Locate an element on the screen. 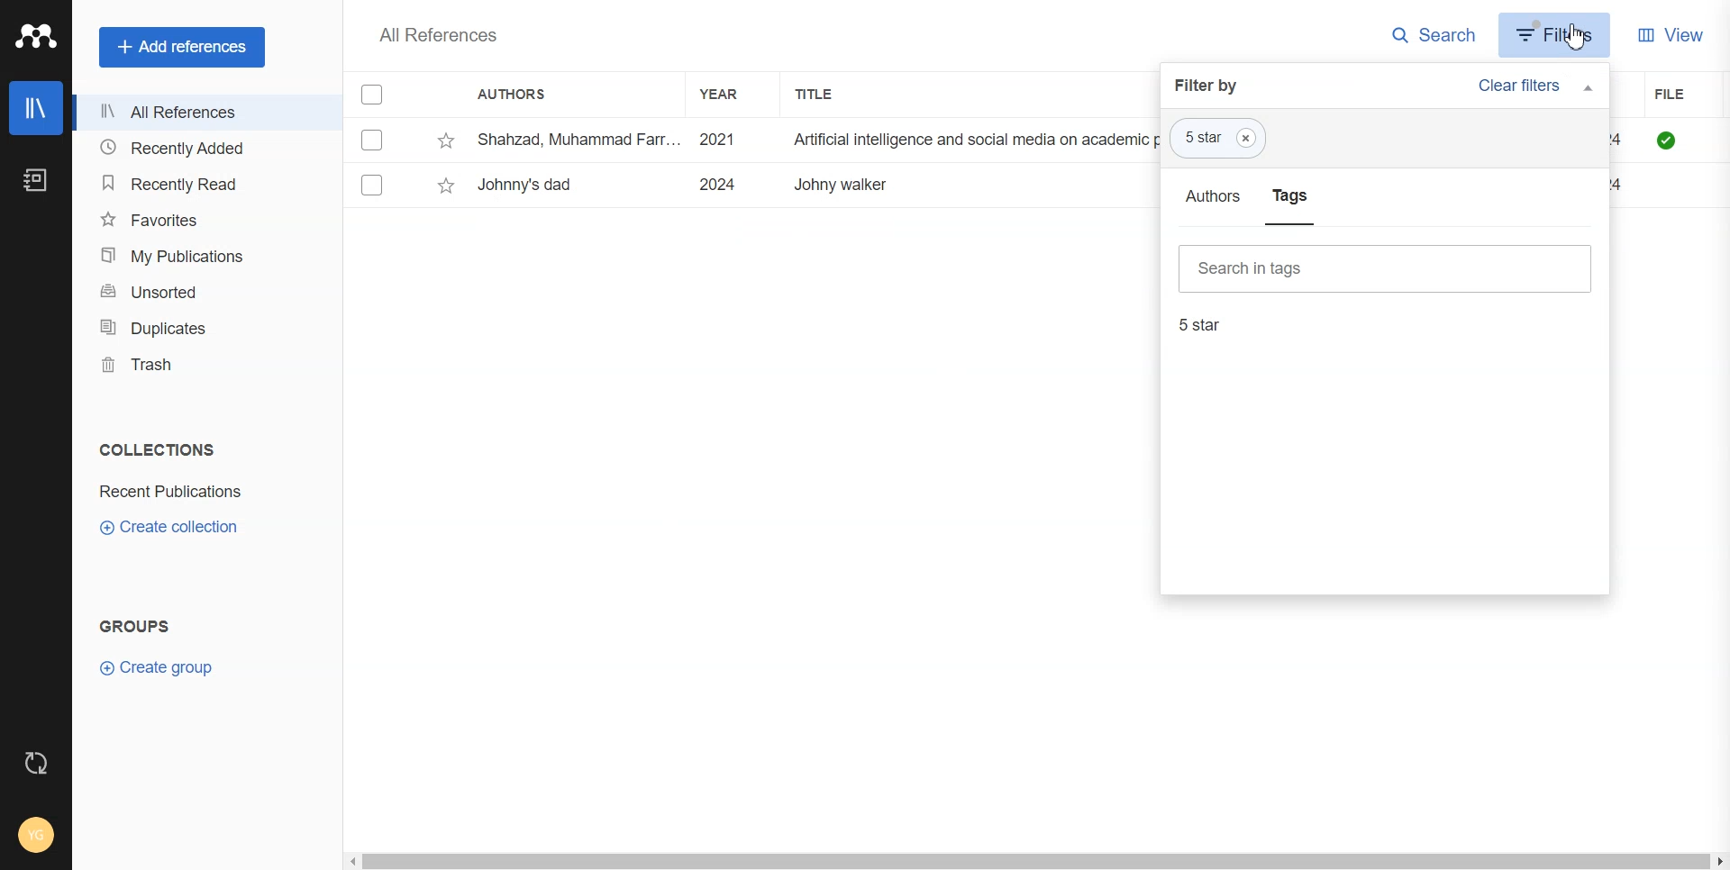 The image size is (1730, 870). Clear Filters is located at coordinates (1535, 86).